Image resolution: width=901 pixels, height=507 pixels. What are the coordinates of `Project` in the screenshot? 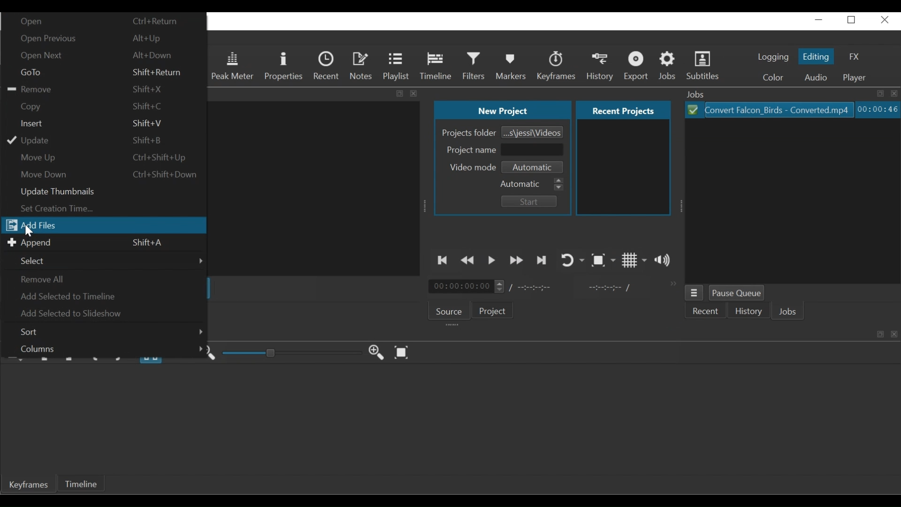 It's located at (495, 310).